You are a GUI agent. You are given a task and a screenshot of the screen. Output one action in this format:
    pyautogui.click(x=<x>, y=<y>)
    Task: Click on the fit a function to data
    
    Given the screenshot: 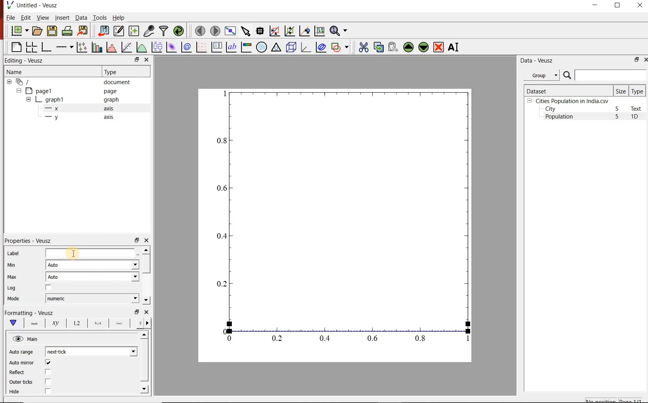 What is the action you would take?
    pyautogui.click(x=126, y=47)
    